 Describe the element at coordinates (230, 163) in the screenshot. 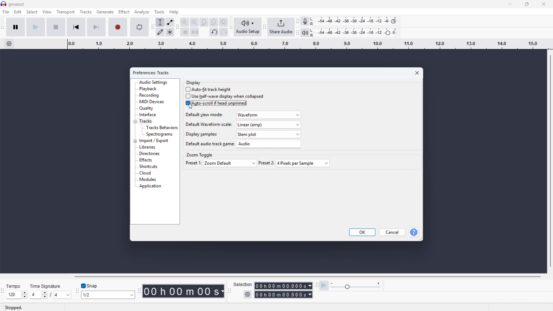

I see `Preset one ` at that location.